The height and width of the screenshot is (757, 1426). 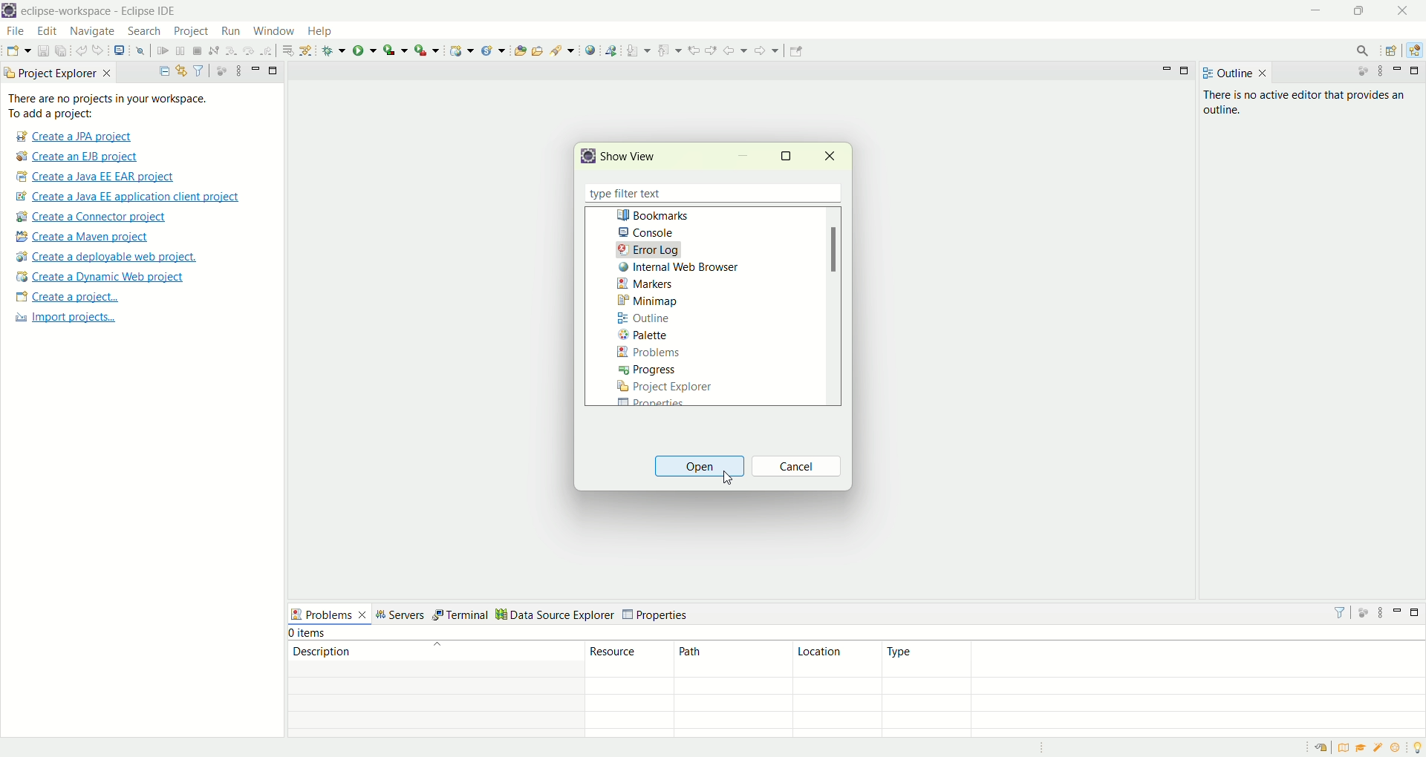 I want to click on open task, so click(x=538, y=50).